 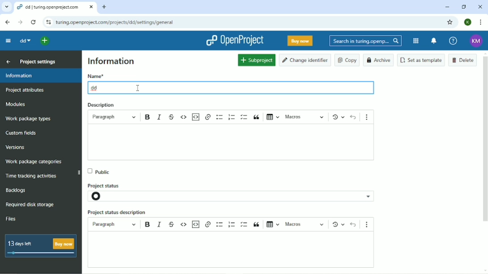 What do you see at coordinates (369, 115) in the screenshot?
I see `Show more items` at bounding box center [369, 115].